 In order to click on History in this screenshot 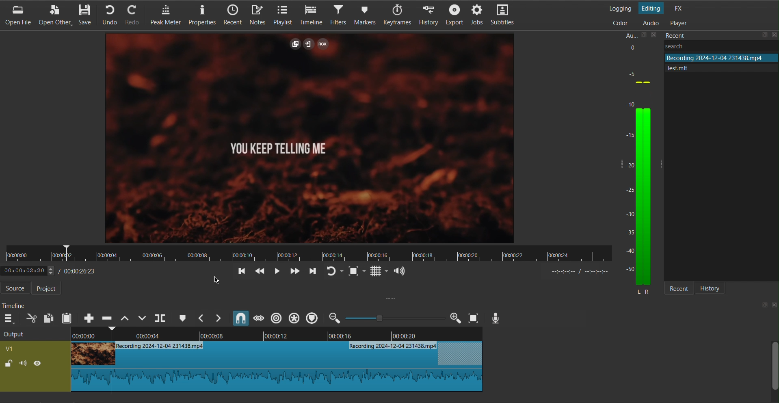, I will do `click(430, 16)`.